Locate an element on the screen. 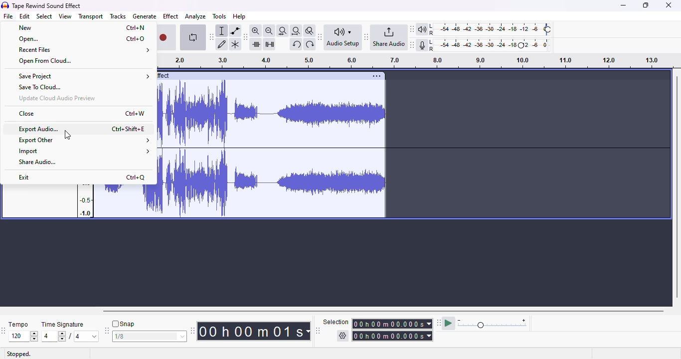  import is located at coordinates (83, 151).